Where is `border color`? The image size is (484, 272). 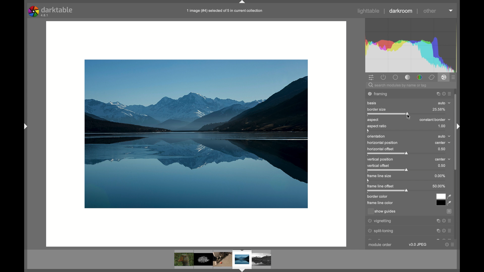 border color is located at coordinates (377, 197).